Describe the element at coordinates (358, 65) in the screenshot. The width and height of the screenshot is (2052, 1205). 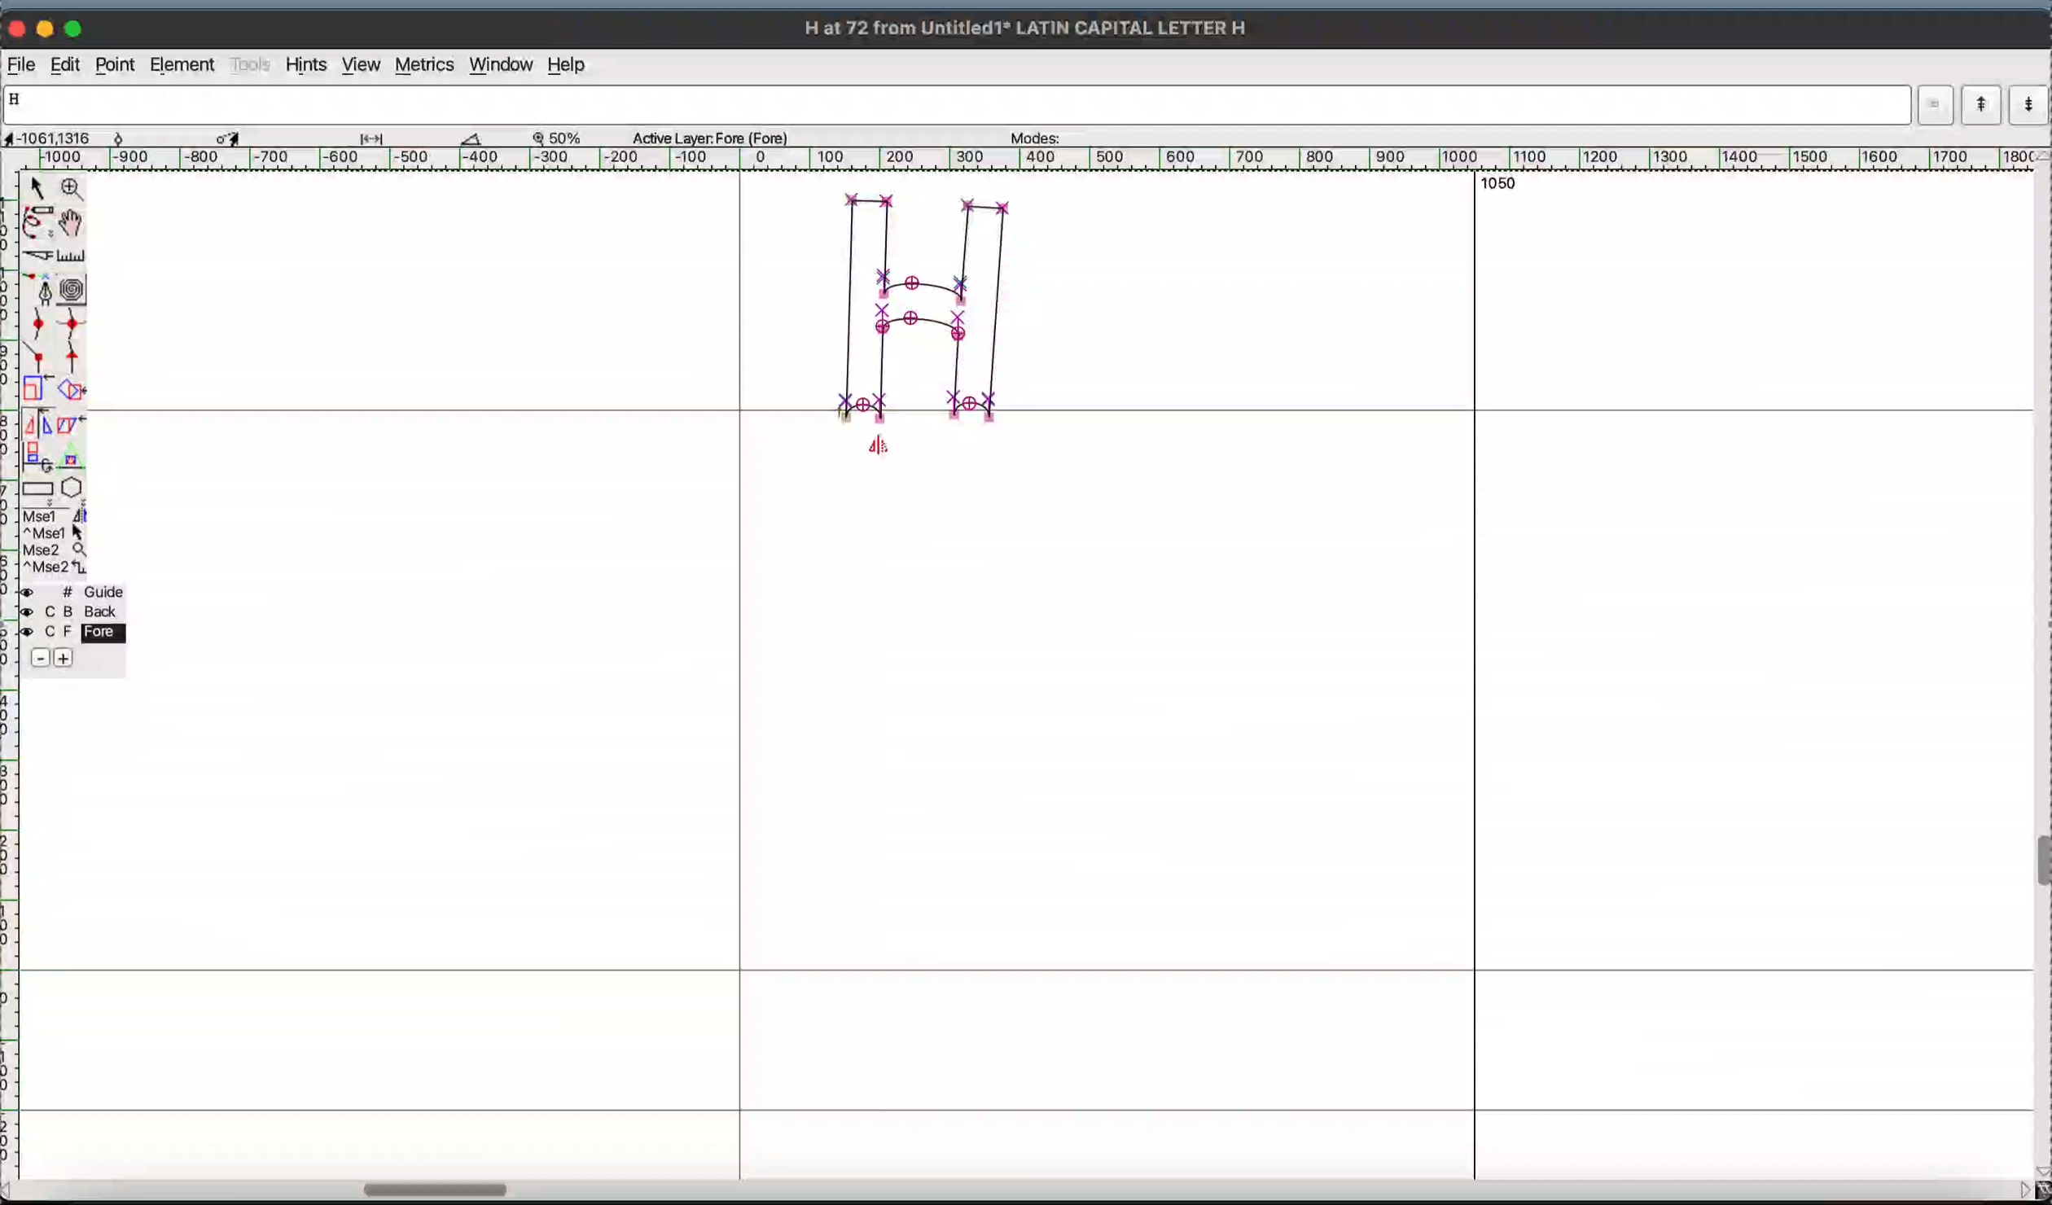
I see `view` at that location.